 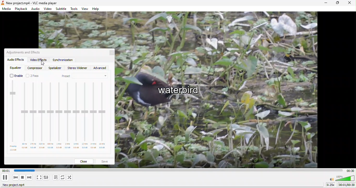 I want to click on synchronization, so click(x=63, y=60).